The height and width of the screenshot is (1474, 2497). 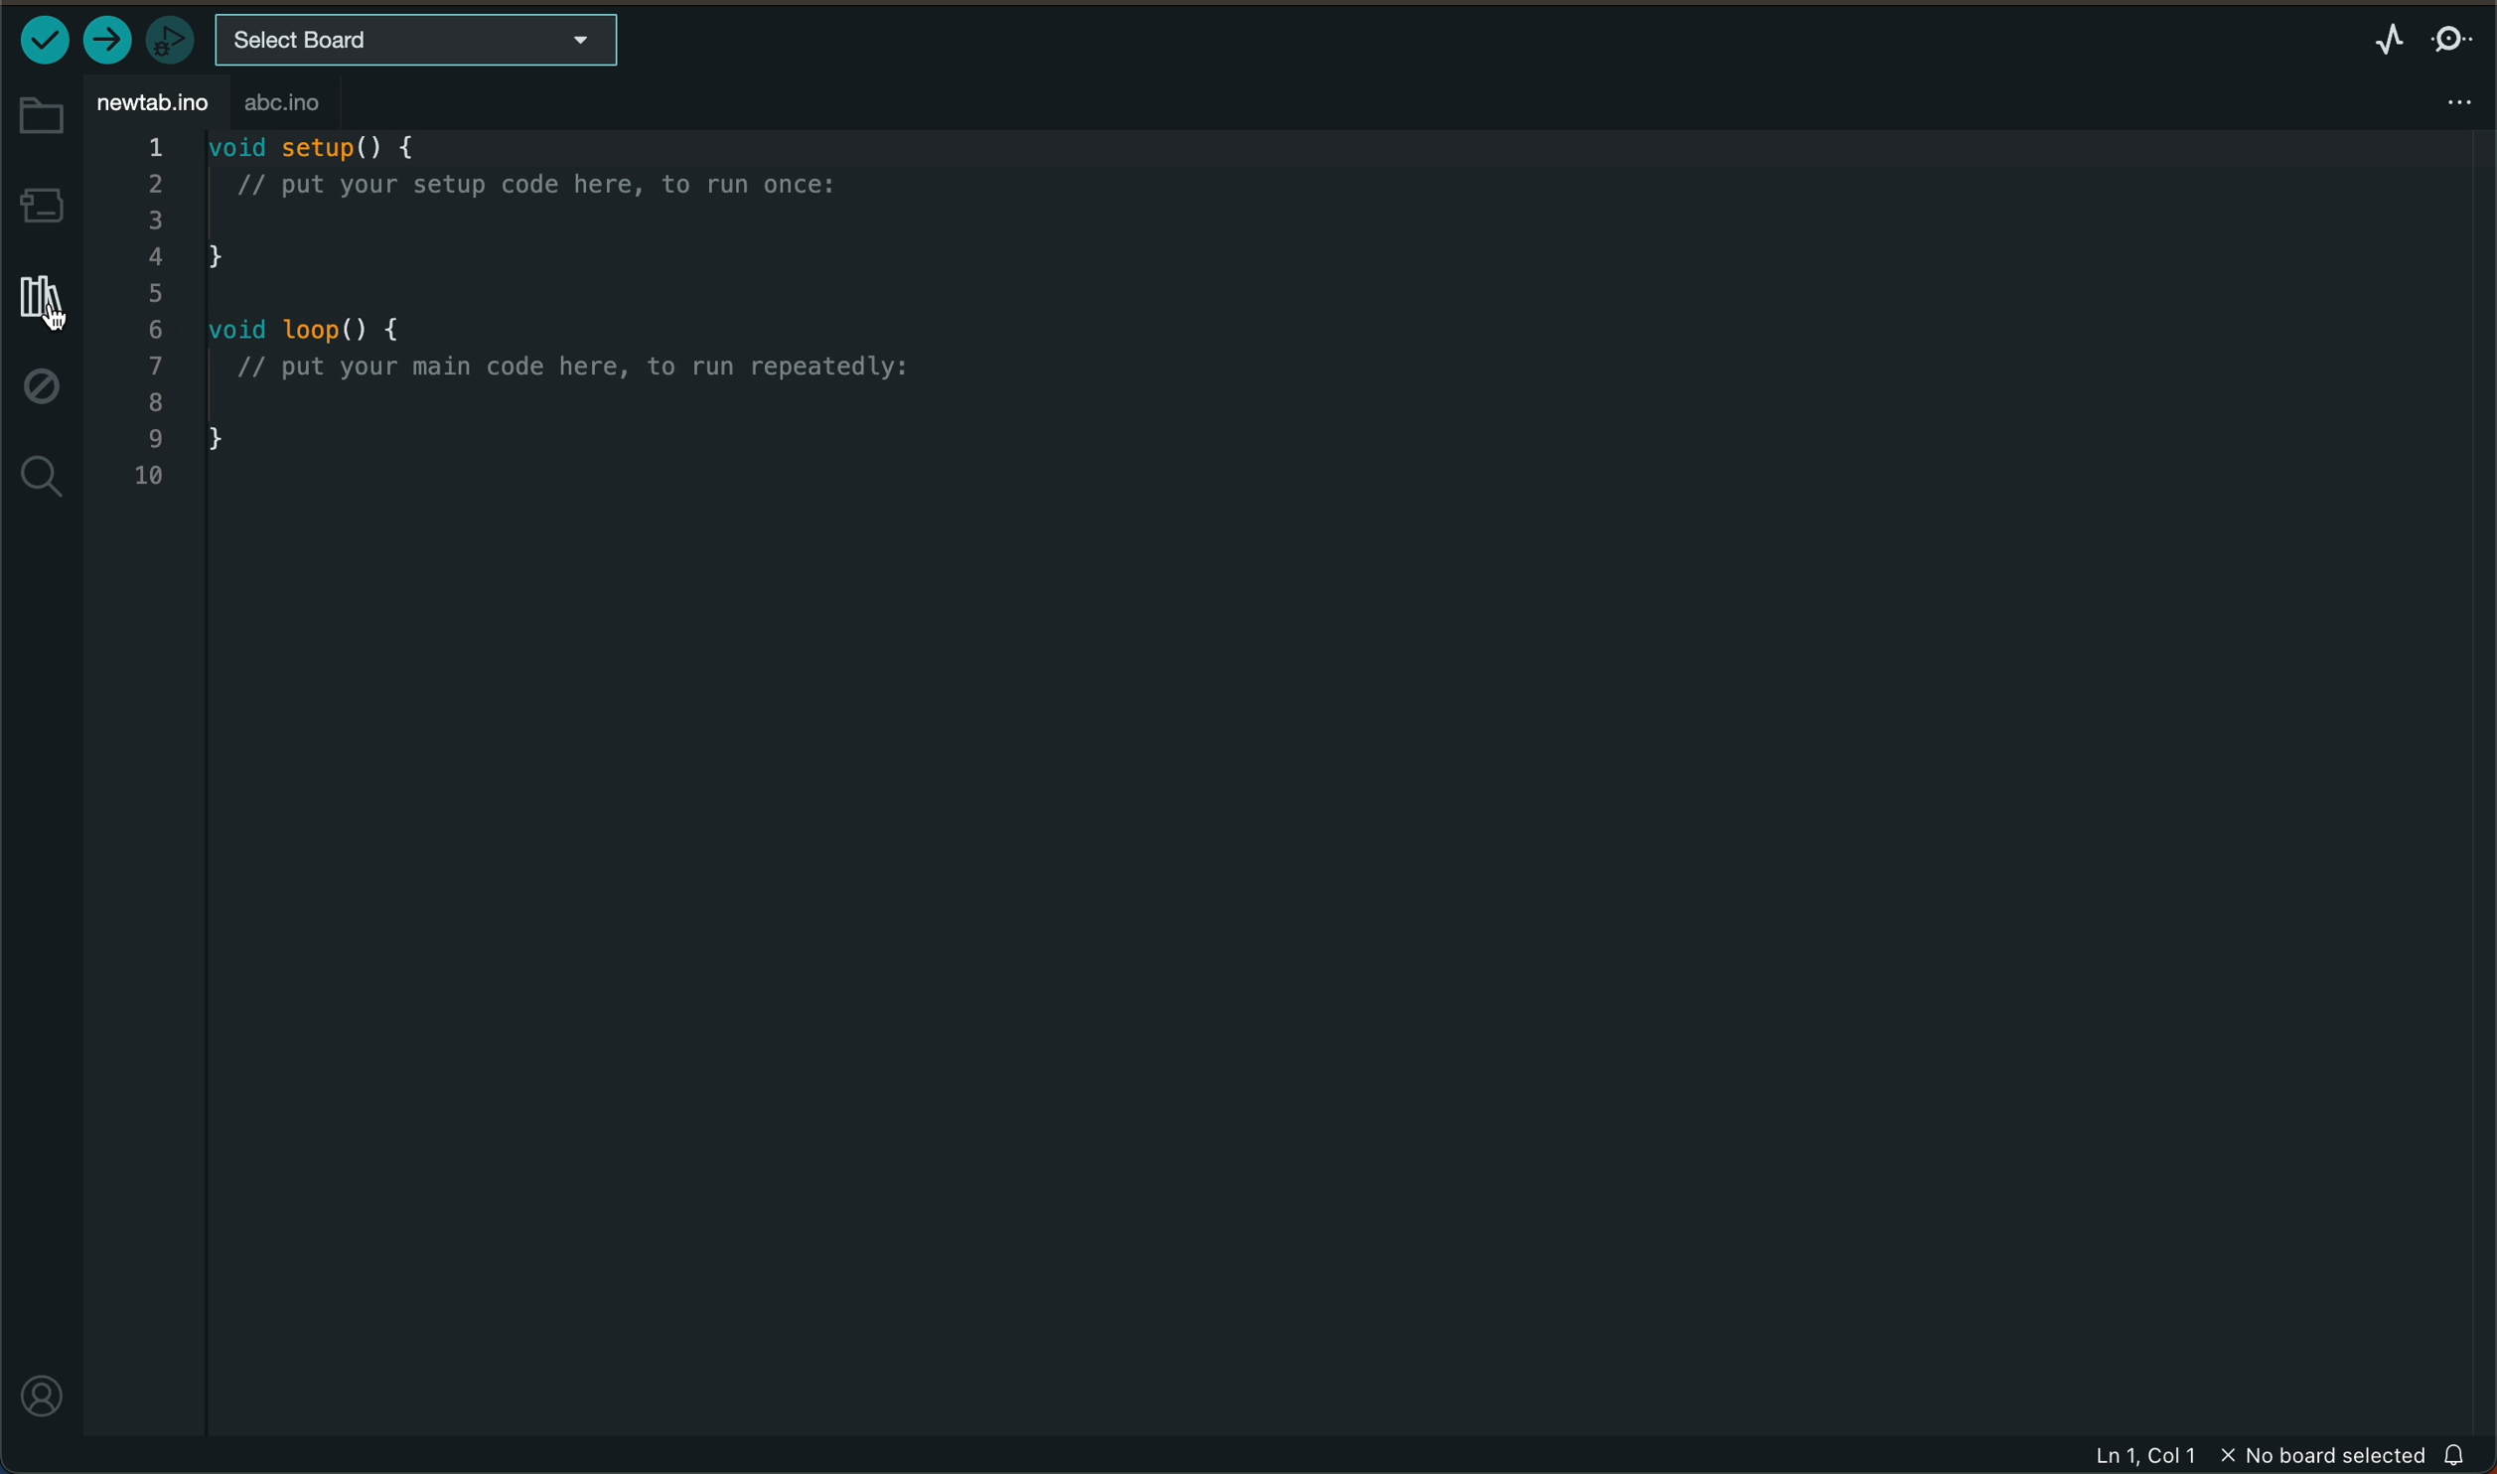 What do you see at coordinates (534, 314) in the screenshot?
I see `code` at bounding box center [534, 314].